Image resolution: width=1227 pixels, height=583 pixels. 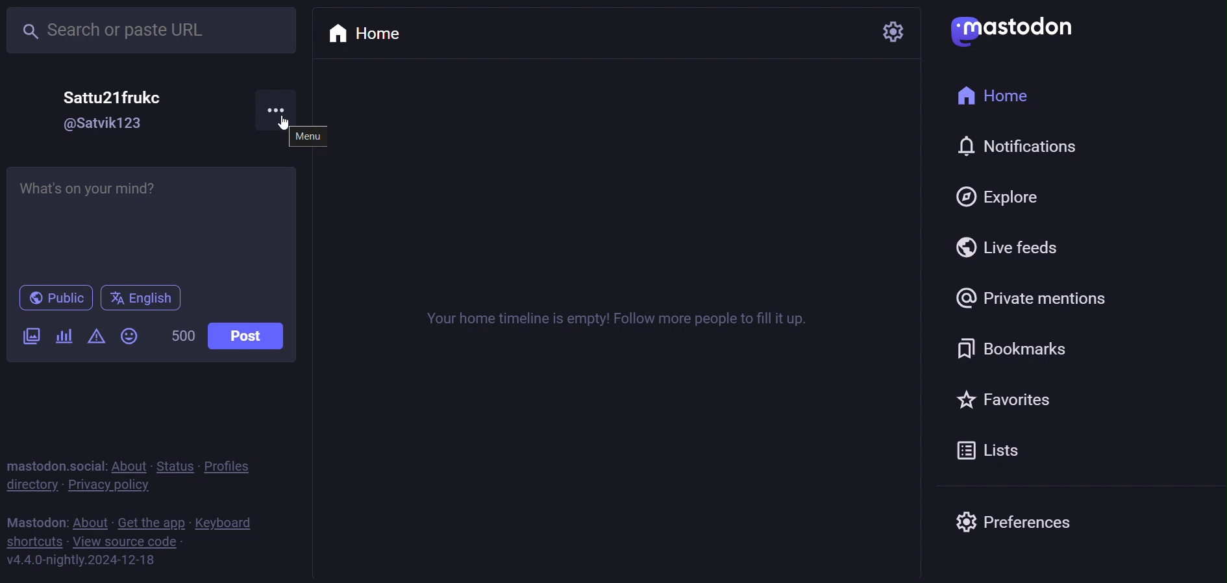 I want to click on post, so click(x=245, y=337).